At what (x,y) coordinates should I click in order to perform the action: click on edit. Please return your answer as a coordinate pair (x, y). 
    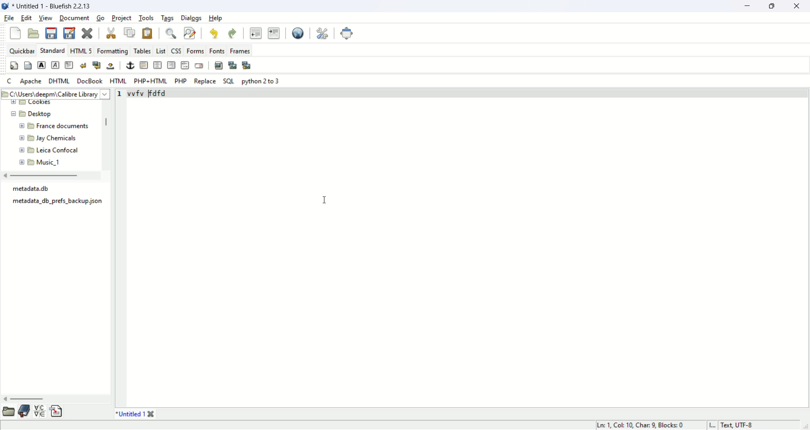
    Looking at the image, I should click on (28, 18).